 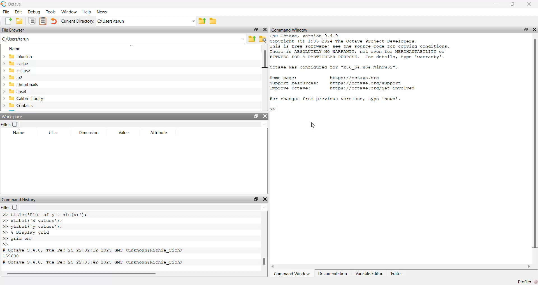 I want to click on For changes from previous versions, type 'news'., so click(x=336, y=99).